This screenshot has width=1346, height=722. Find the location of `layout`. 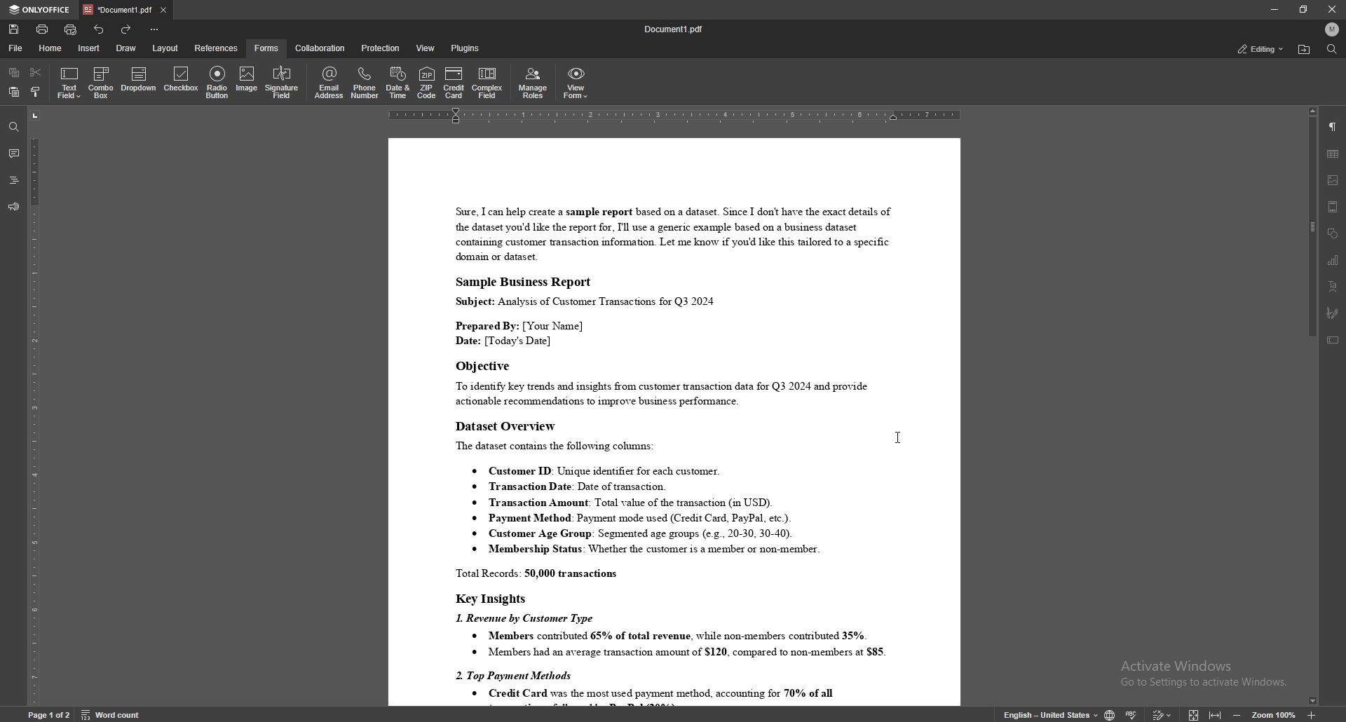

layout is located at coordinates (165, 48).